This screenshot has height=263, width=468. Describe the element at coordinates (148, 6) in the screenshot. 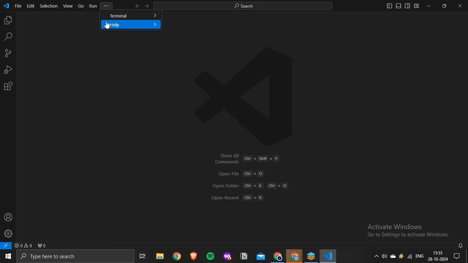

I see `forward` at that location.